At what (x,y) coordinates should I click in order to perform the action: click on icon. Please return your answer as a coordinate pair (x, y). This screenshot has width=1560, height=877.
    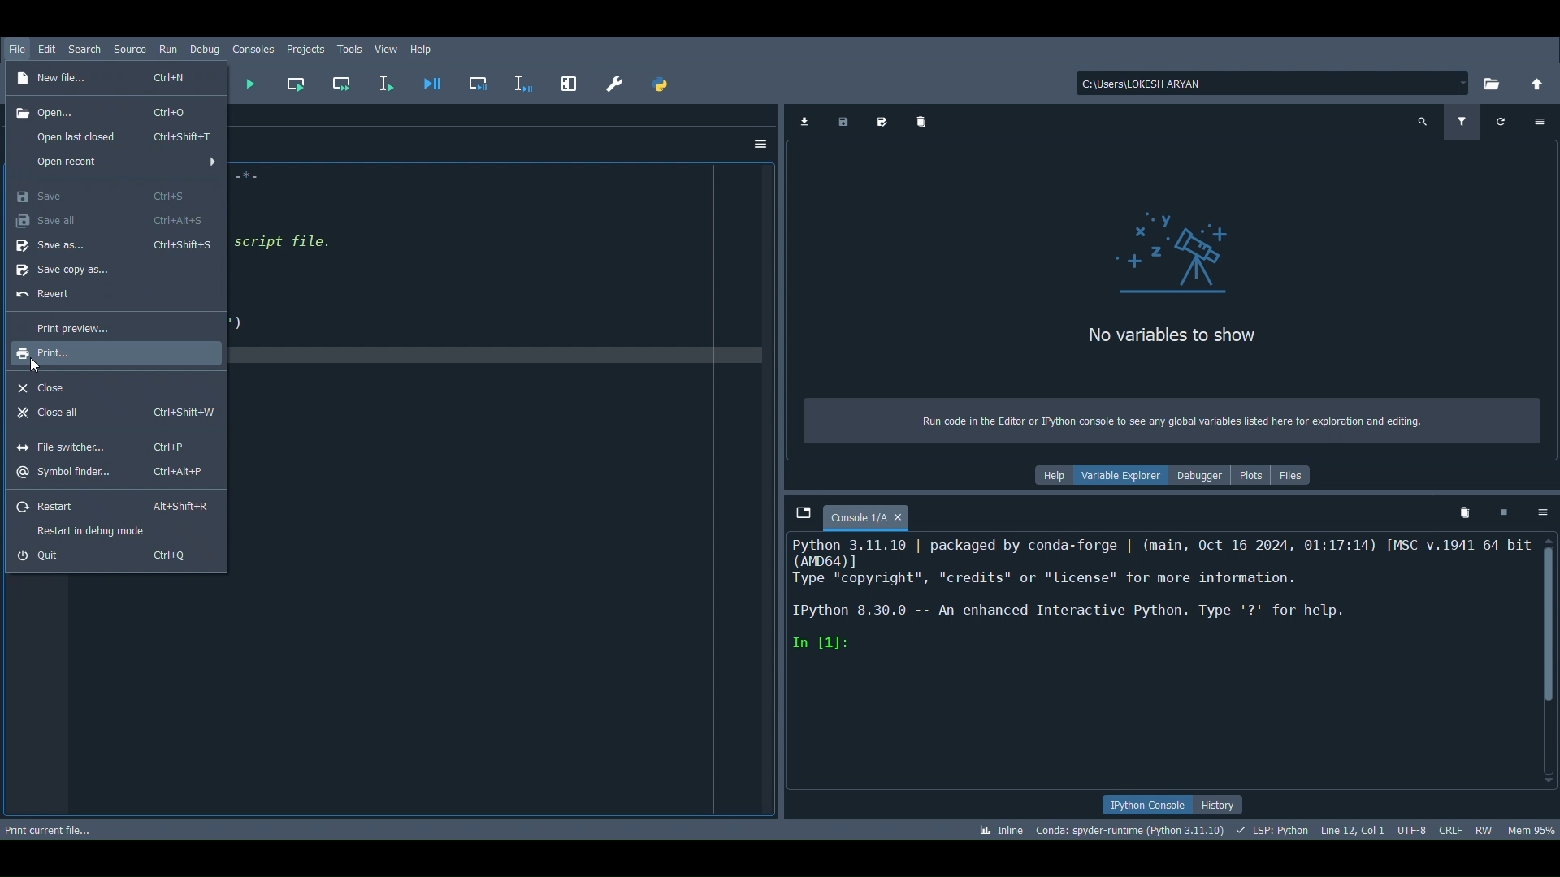
    Looking at the image, I should click on (1152, 249).